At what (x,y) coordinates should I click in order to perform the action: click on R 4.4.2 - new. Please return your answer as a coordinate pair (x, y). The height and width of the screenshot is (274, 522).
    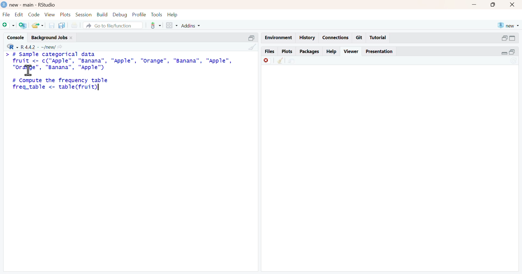
    Looking at the image, I should click on (29, 46).